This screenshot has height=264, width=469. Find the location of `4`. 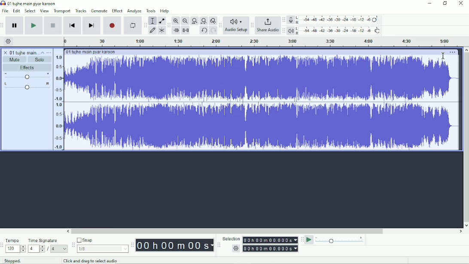

4 is located at coordinates (36, 249).